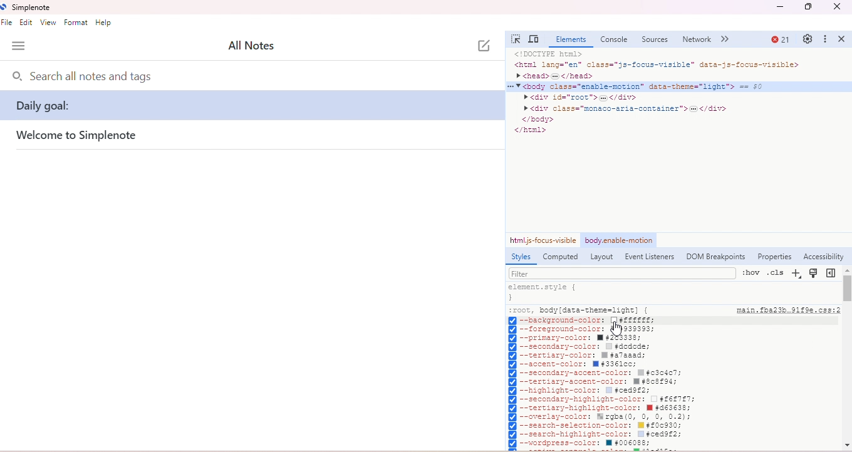  I want to click on more tabs, so click(727, 39).